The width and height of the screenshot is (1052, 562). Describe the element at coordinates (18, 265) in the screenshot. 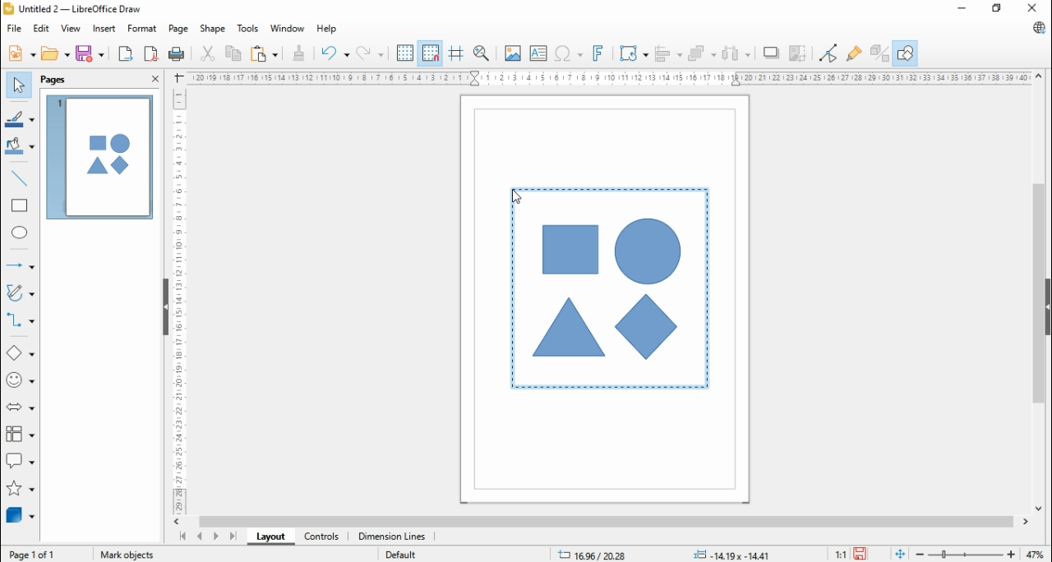

I see `lines and arrows` at that location.